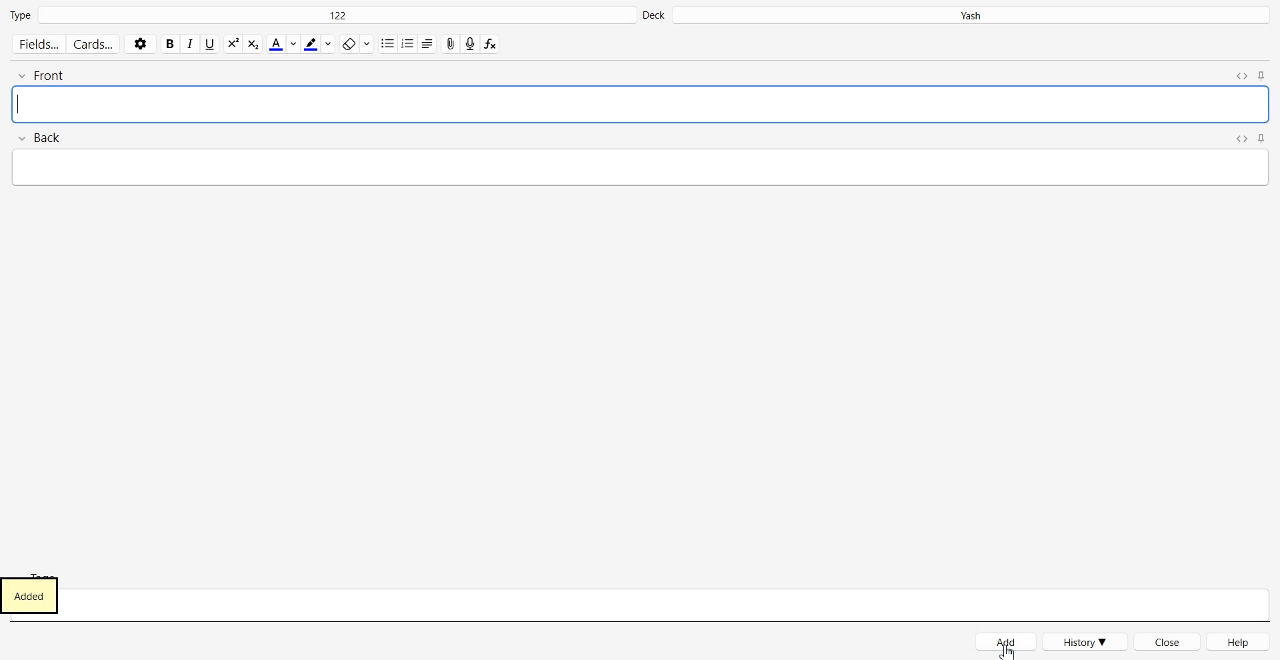 This screenshot has height=660, width=1280. Describe the element at coordinates (470, 44) in the screenshot. I see `Record audio` at that location.